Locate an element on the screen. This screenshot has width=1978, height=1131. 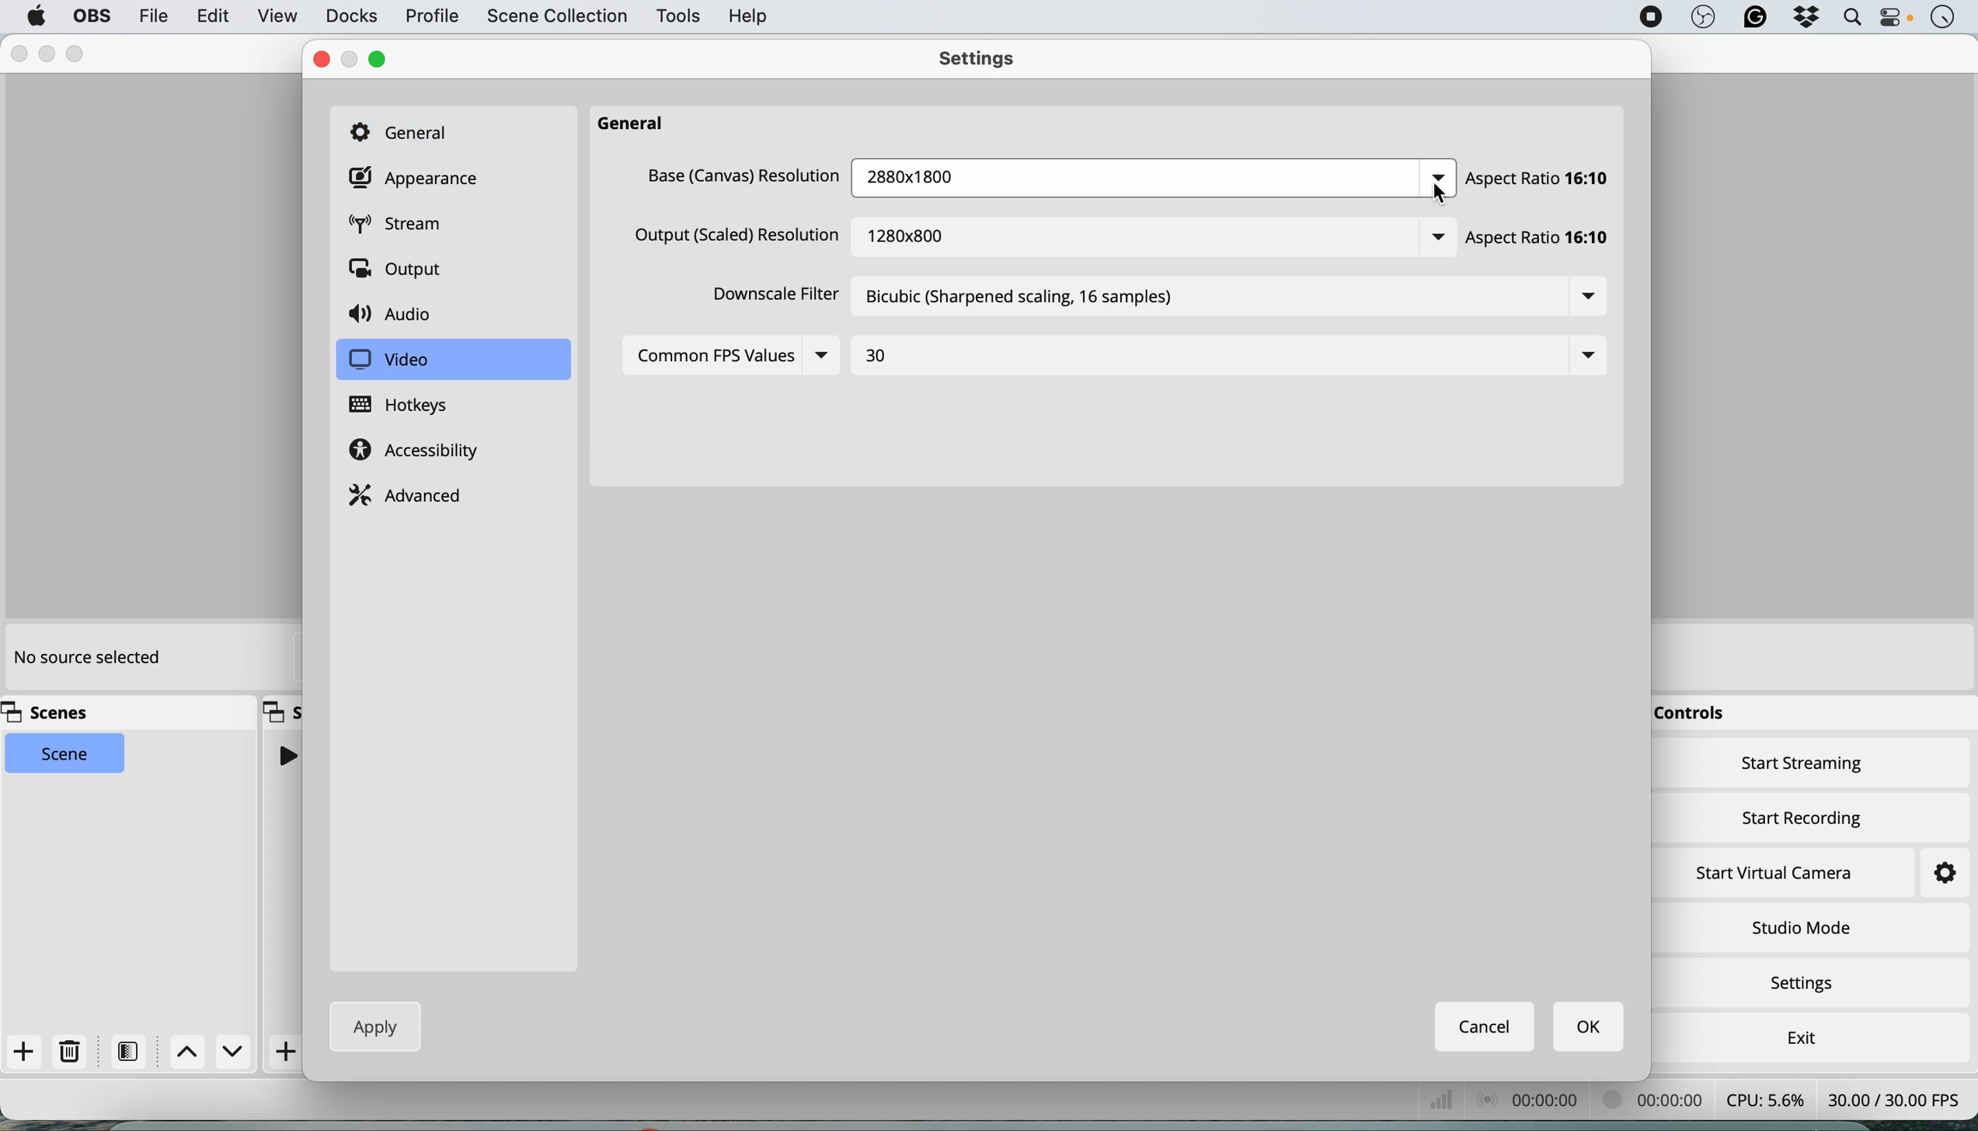
start streaming is located at coordinates (1803, 767).